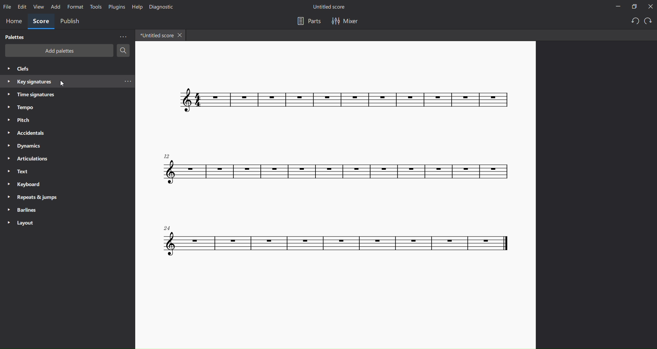 This screenshot has width=657, height=349. Describe the element at coordinates (20, 106) in the screenshot. I see `tempo` at that location.